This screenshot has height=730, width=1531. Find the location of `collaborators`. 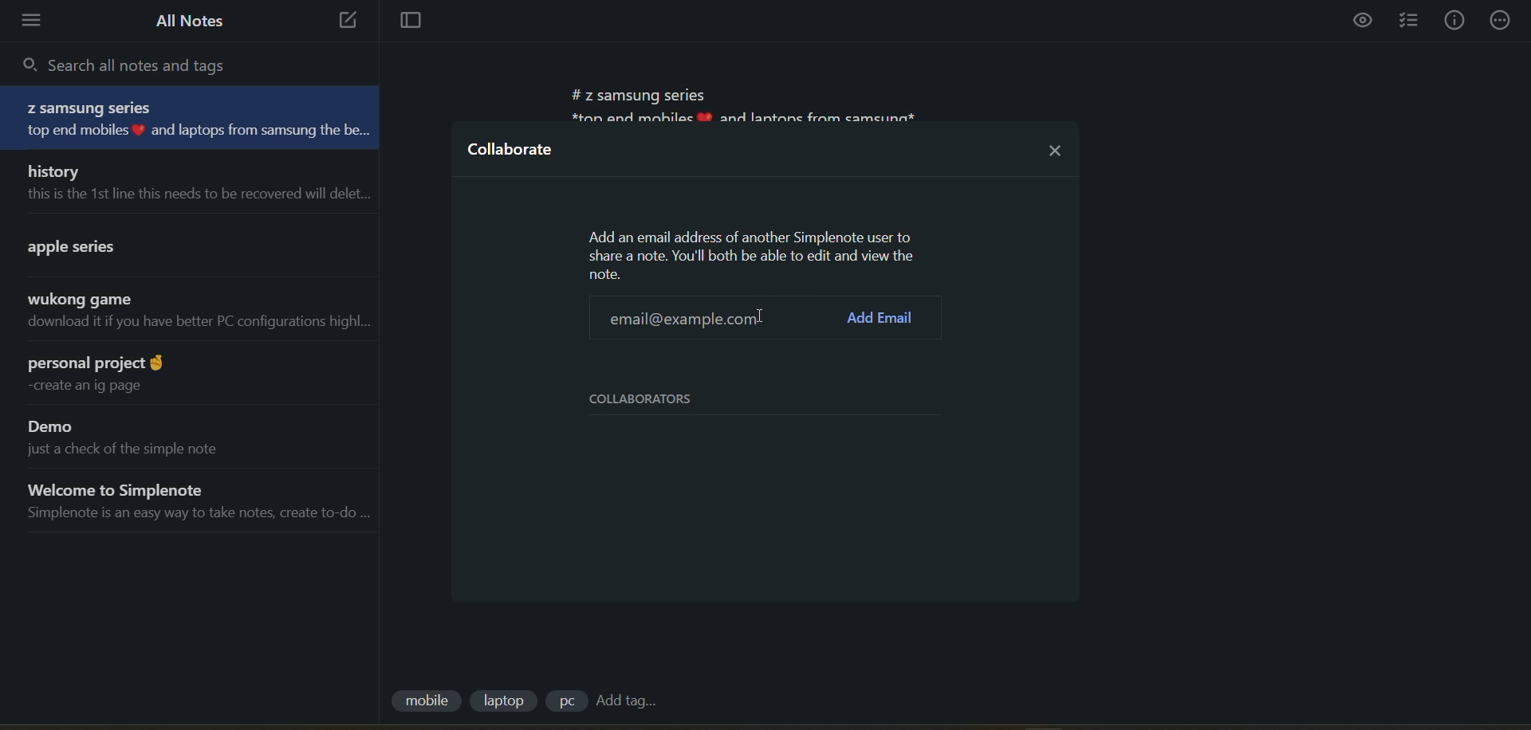

collaborators is located at coordinates (654, 399).